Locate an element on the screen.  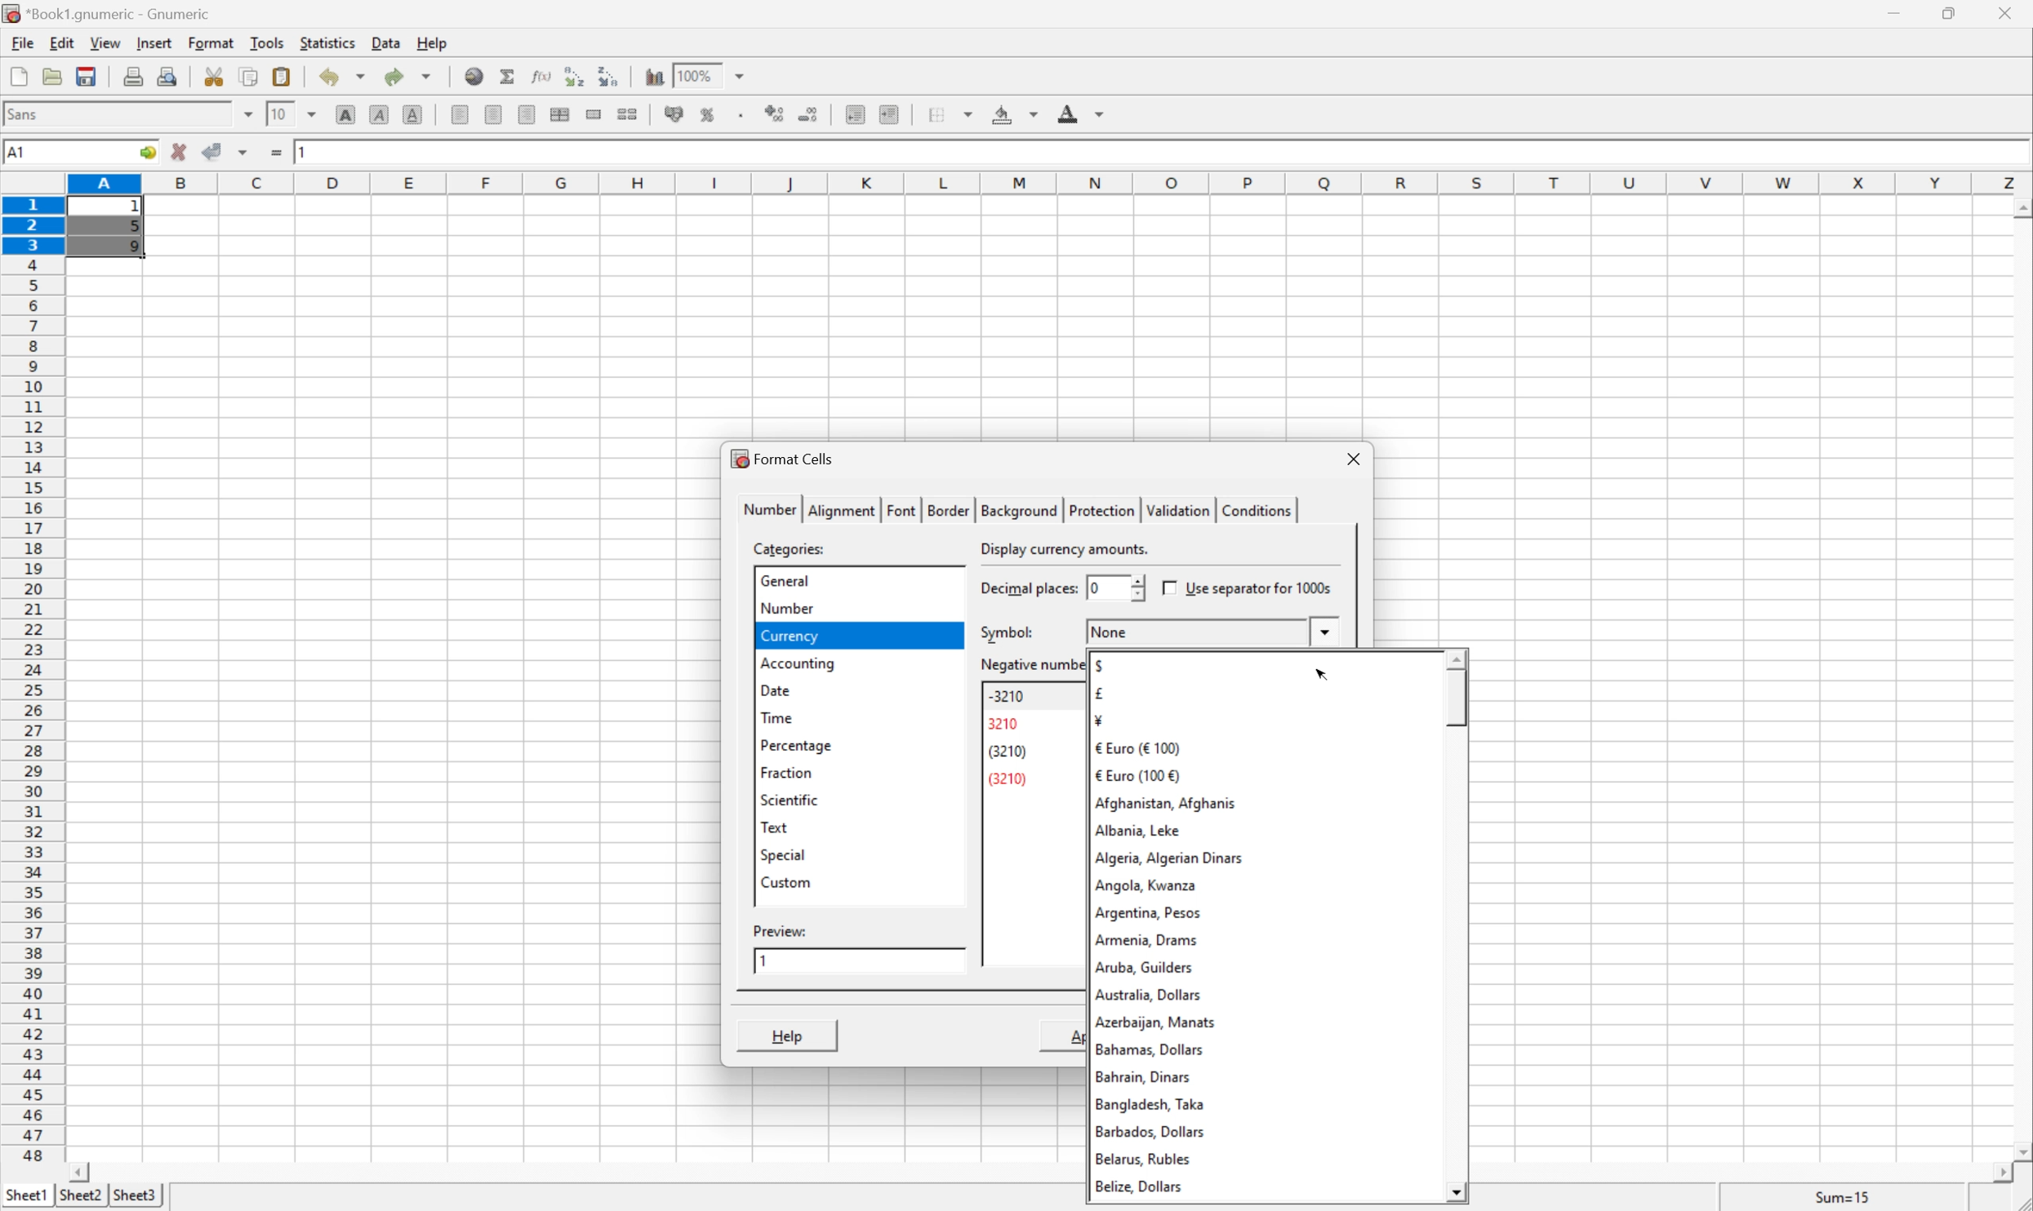
split merged ranges of cells is located at coordinates (630, 113).